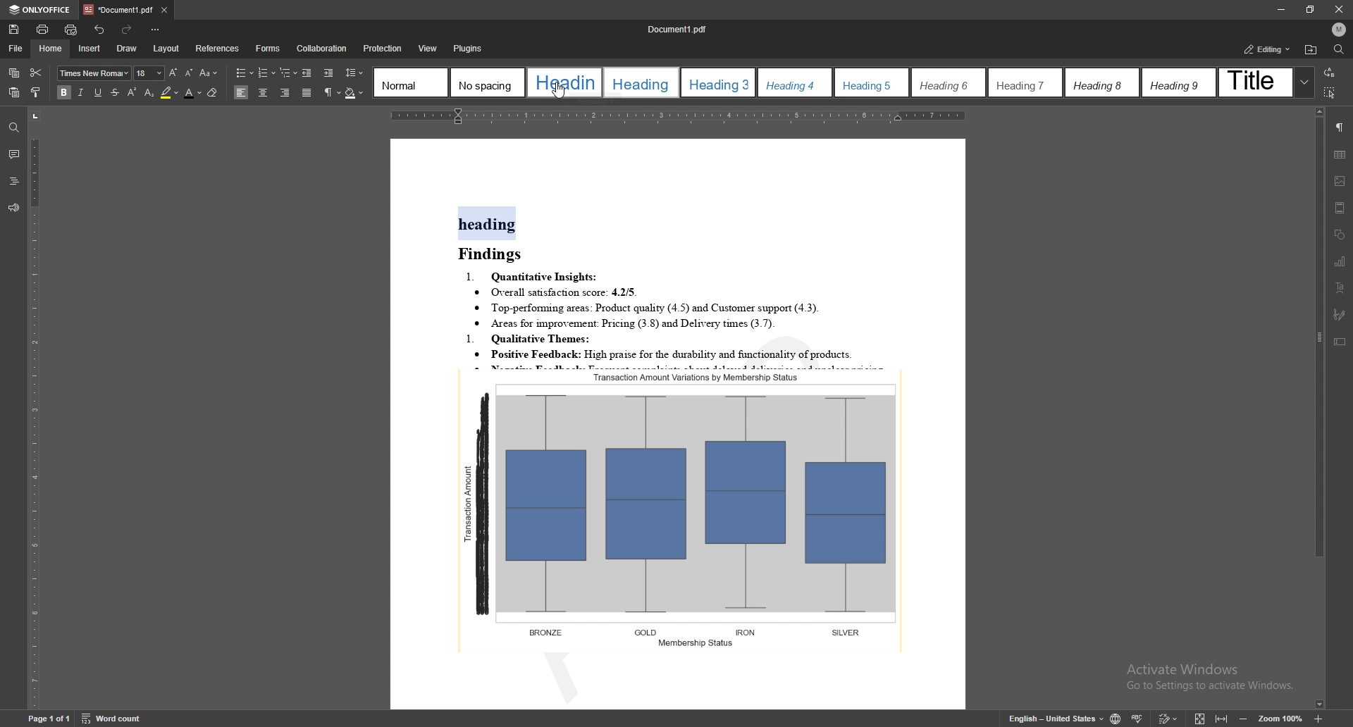  Describe the element at coordinates (36, 71) in the screenshot. I see `cut` at that location.